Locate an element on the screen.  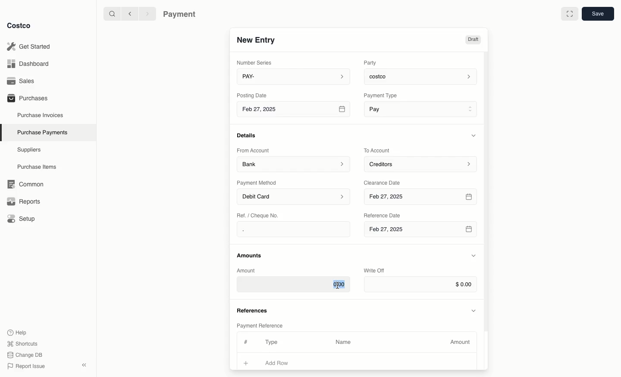
Search is located at coordinates (112, 13).